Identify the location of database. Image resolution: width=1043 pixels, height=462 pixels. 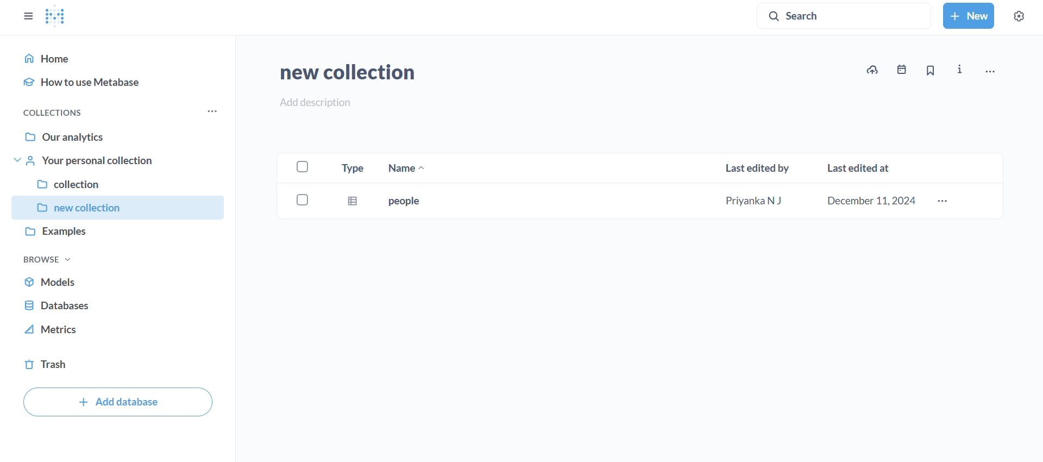
(121, 305).